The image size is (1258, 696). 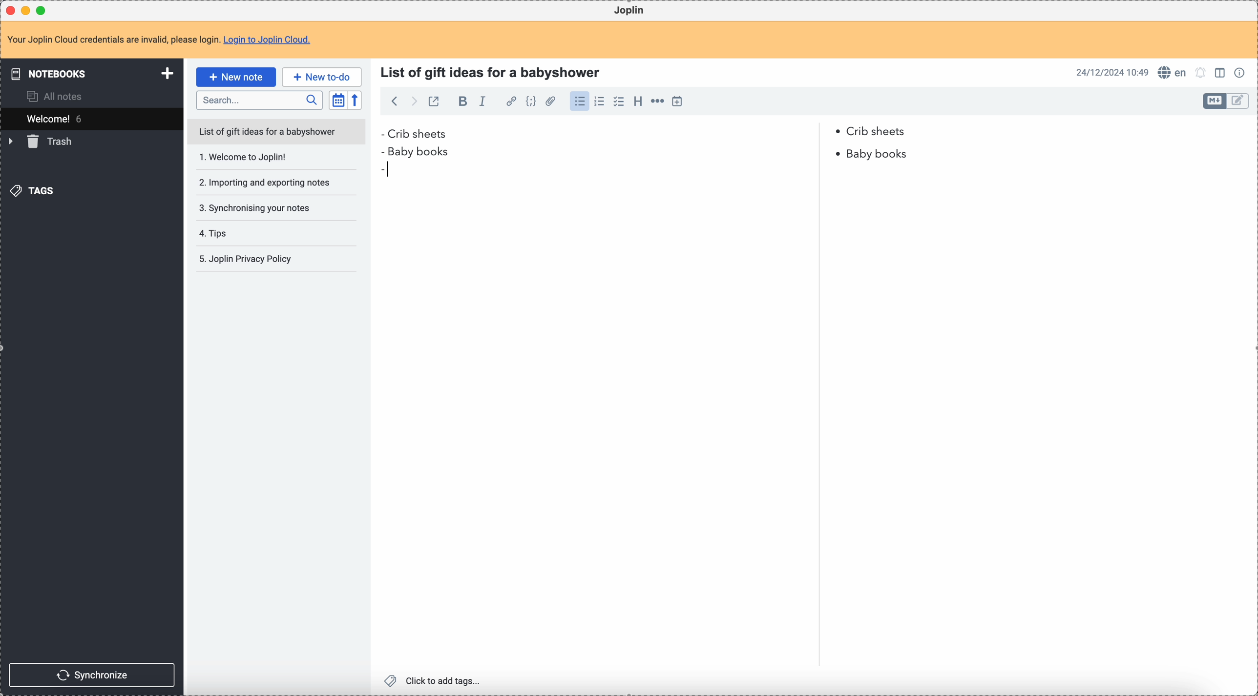 What do you see at coordinates (381, 134) in the screenshot?
I see `bullet point` at bounding box center [381, 134].